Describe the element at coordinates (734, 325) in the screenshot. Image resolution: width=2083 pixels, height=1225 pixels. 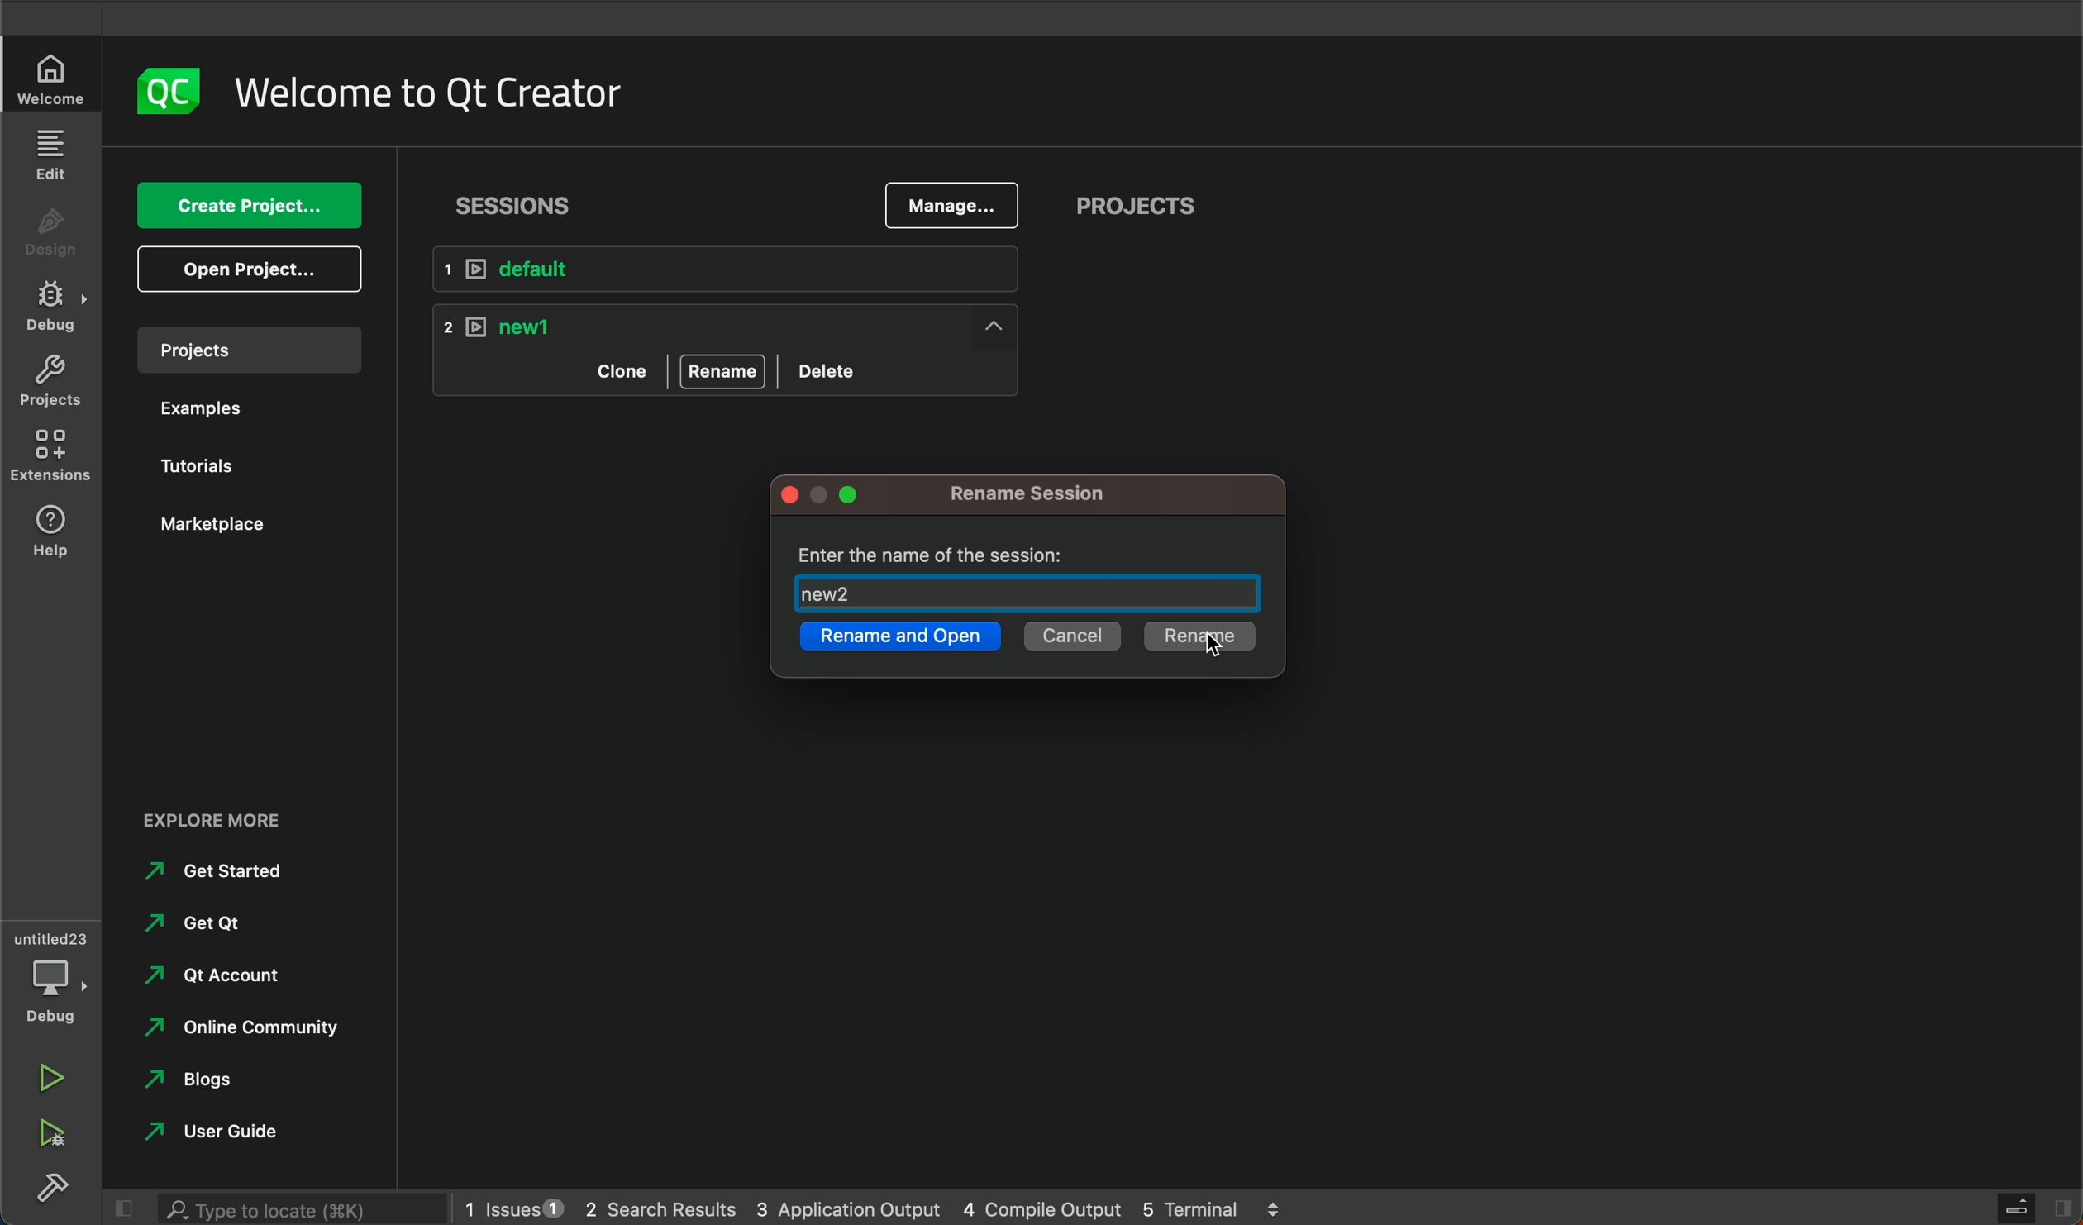
I see `NEW` at that location.